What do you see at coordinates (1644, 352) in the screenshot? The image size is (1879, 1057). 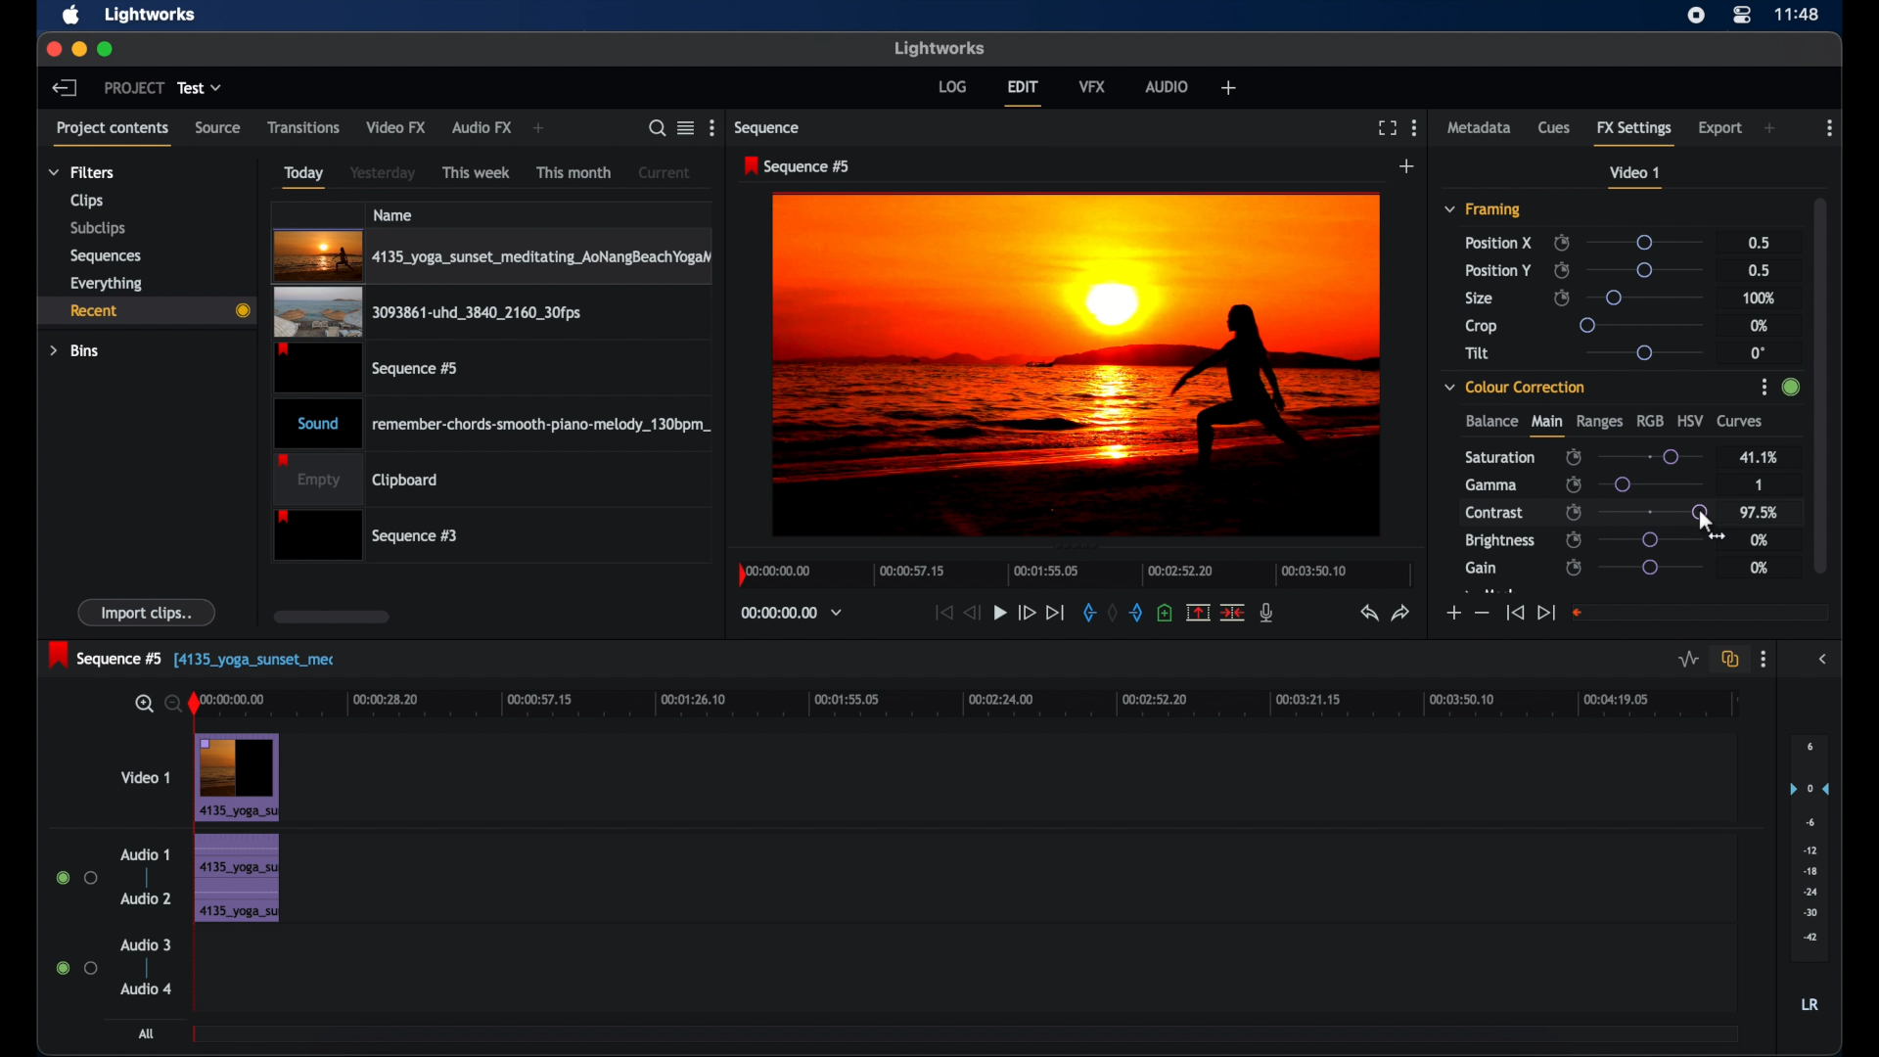 I see `slider` at bounding box center [1644, 352].